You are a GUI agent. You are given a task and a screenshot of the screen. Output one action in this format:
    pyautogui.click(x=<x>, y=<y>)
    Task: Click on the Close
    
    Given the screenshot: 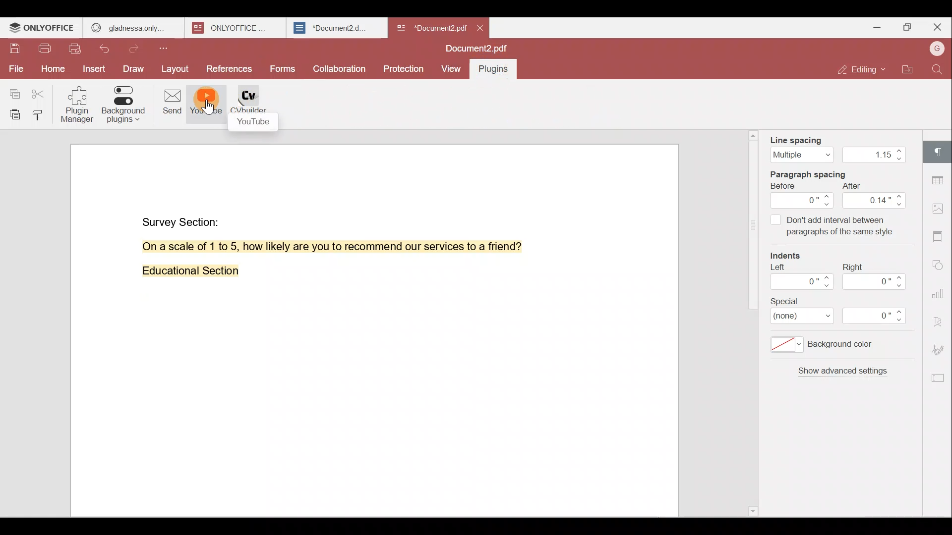 What is the action you would take?
    pyautogui.click(x=937, y=27)
    